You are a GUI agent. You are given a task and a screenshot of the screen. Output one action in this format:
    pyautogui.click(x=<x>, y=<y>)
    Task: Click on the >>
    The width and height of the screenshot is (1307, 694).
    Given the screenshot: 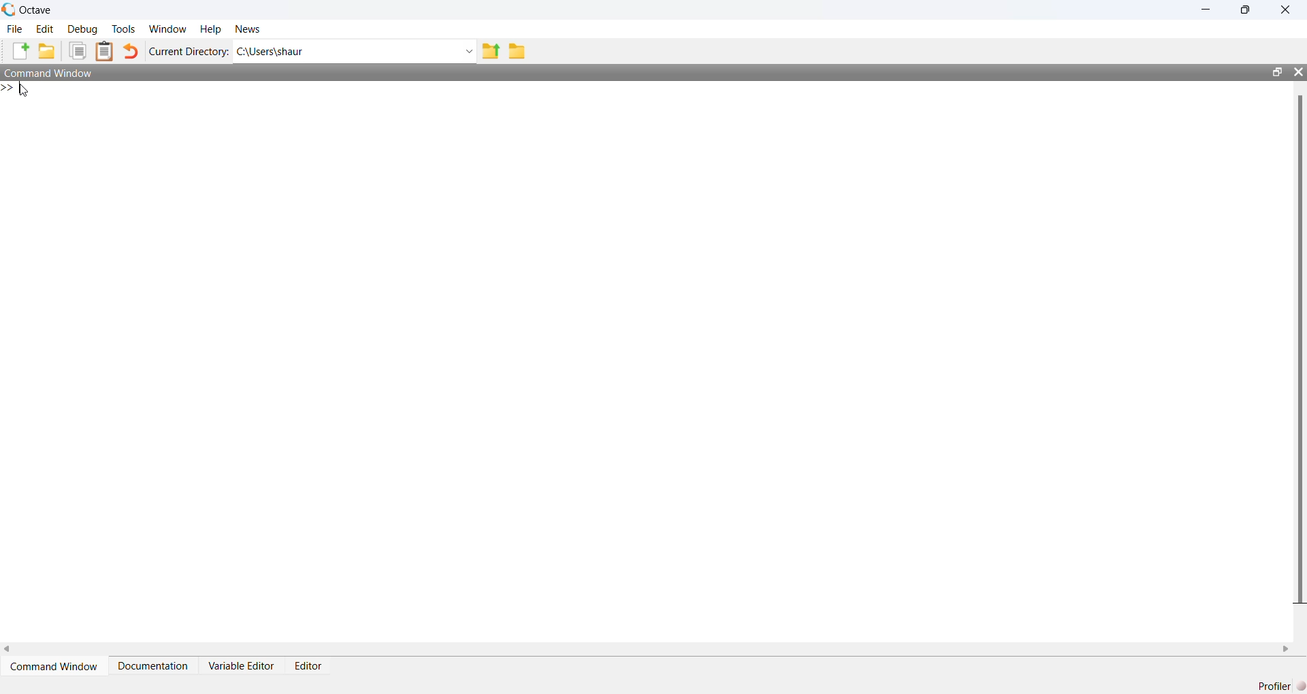 What is the action you would take?
    pyautogui.click(x=8, y=88)
    